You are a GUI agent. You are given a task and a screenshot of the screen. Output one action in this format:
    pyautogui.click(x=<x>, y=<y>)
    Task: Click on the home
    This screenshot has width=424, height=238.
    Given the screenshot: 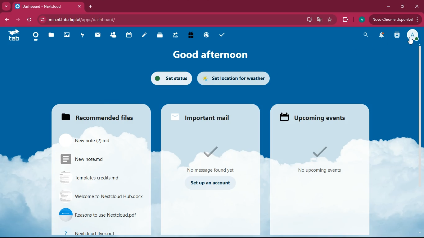 What is the action you would take?
    pyautogui.click(x=37, y=37)
    